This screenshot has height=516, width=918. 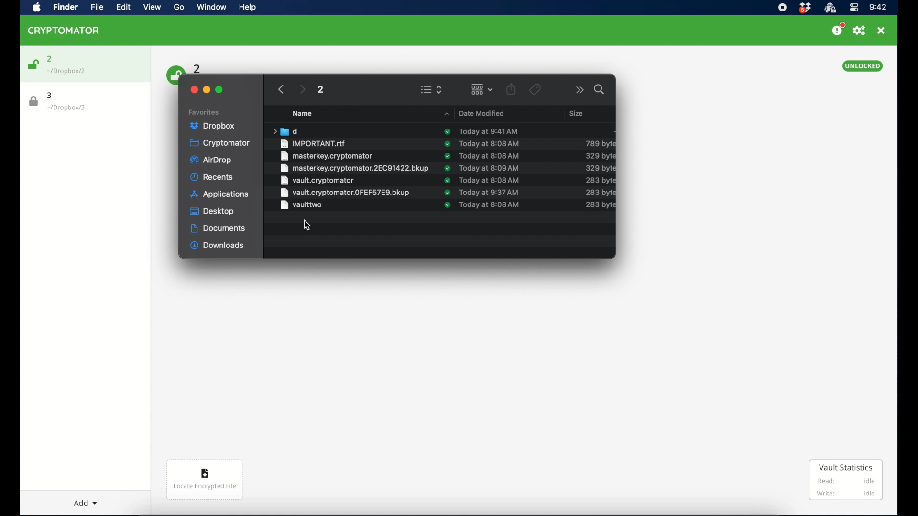 I want to click on search, so click(x=600, y=89).